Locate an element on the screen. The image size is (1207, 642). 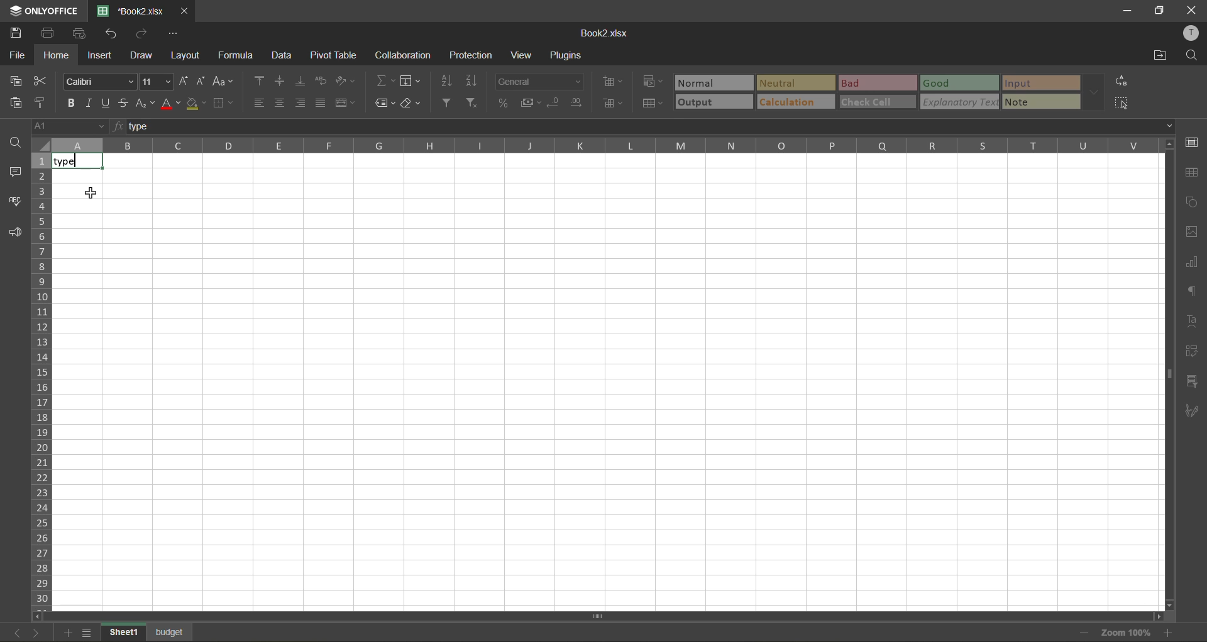
font size is located at coordinates (155, 82).